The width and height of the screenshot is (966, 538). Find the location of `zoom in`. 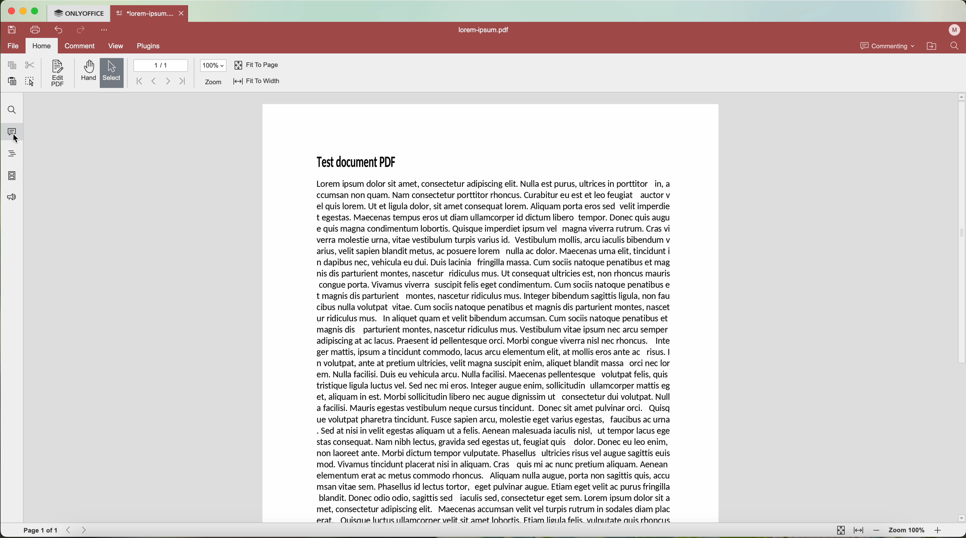

zoom in is located at coordinates (940, 531).